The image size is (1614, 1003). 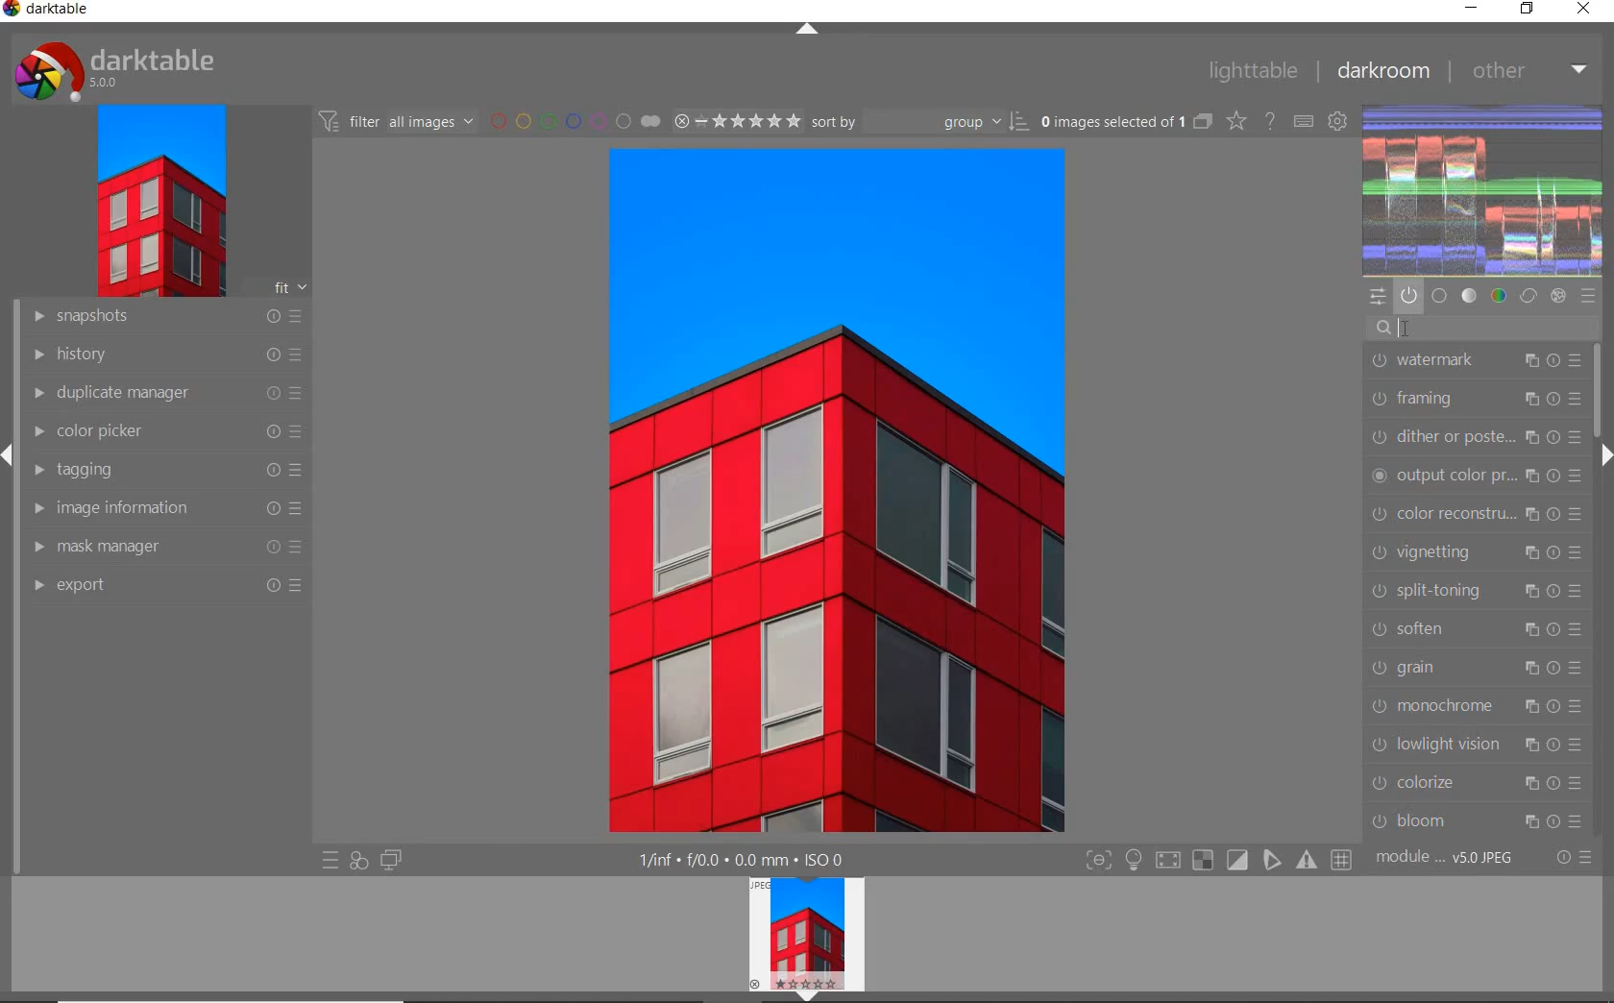 What do you see at coordinates (162, 471) in the screenshot?
I see `tagging` at bounding box center [162, 471].